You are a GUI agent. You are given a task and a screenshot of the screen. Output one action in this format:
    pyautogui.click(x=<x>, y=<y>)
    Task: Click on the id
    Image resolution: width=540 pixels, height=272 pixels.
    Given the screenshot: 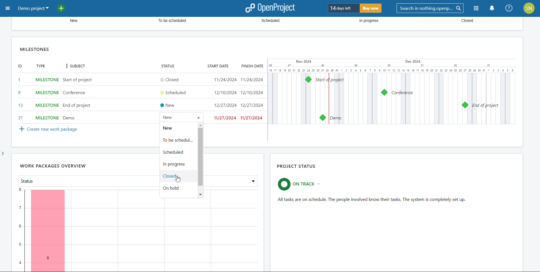 What is the action you would take?
    pyautogui.click(x=19, y=66)
    